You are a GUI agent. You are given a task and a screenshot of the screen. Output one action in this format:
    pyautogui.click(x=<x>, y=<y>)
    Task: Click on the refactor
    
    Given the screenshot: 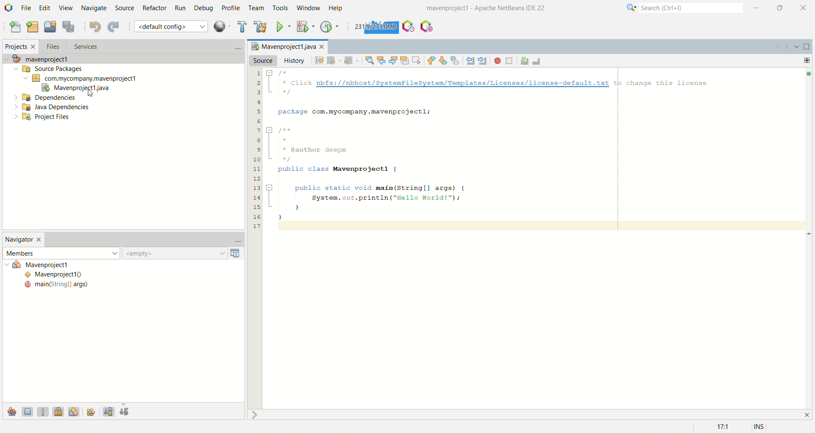 What is the action you would take?
    pyautogui.click(x=155, y=8)
    